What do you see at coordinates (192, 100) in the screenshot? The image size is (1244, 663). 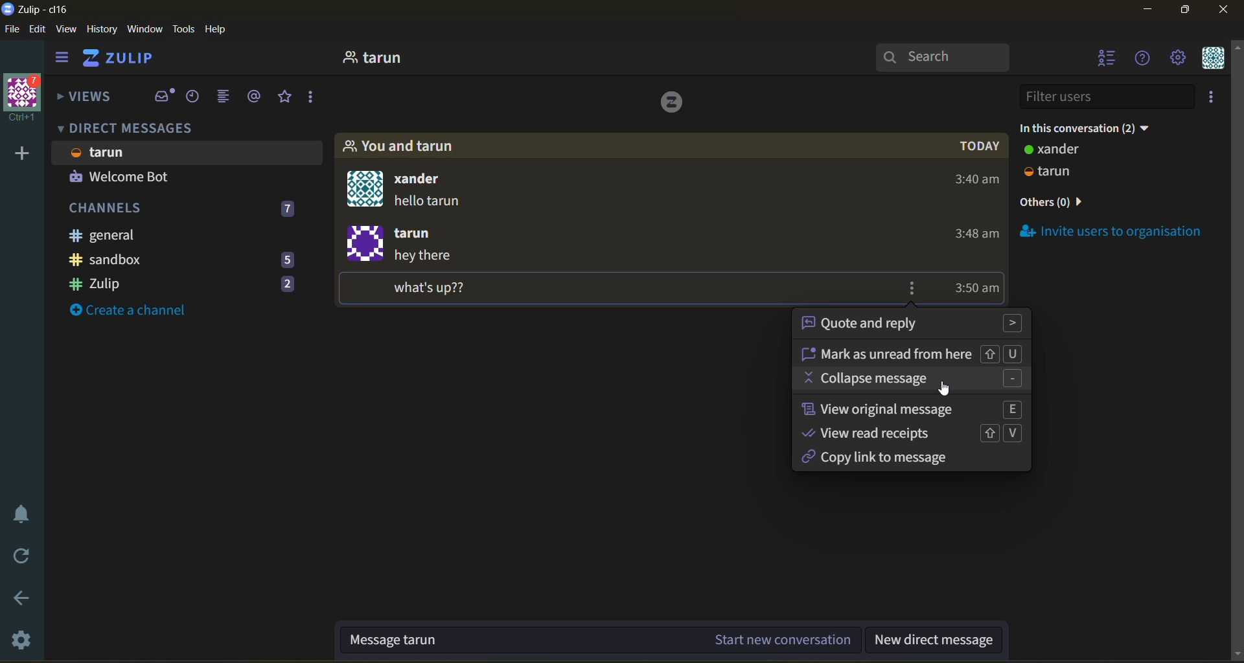 I see `recent conversations` at bounding box center [192, 100].